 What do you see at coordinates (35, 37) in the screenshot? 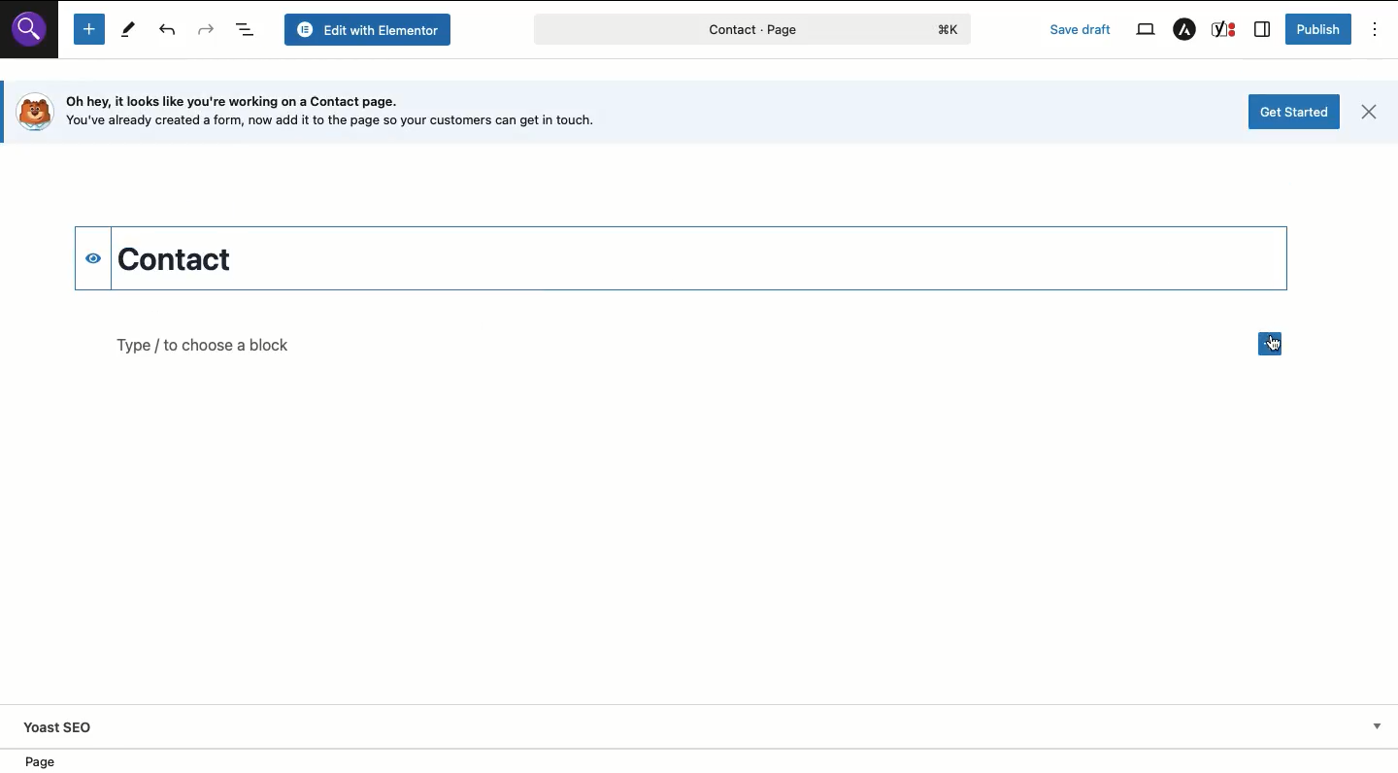
I see `search` at bounding box center [35, 37].